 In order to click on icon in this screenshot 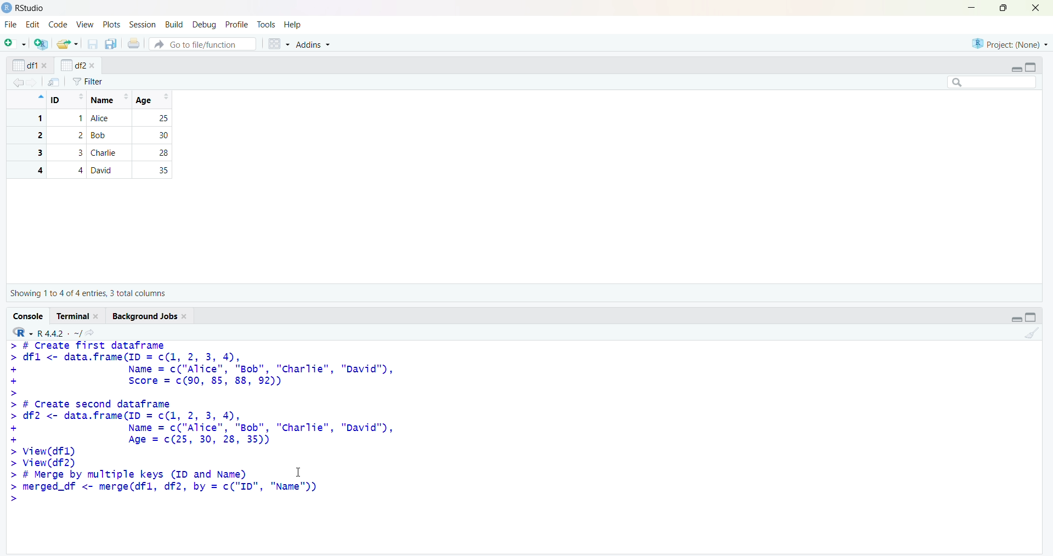, I will do `click(39, 97)`.